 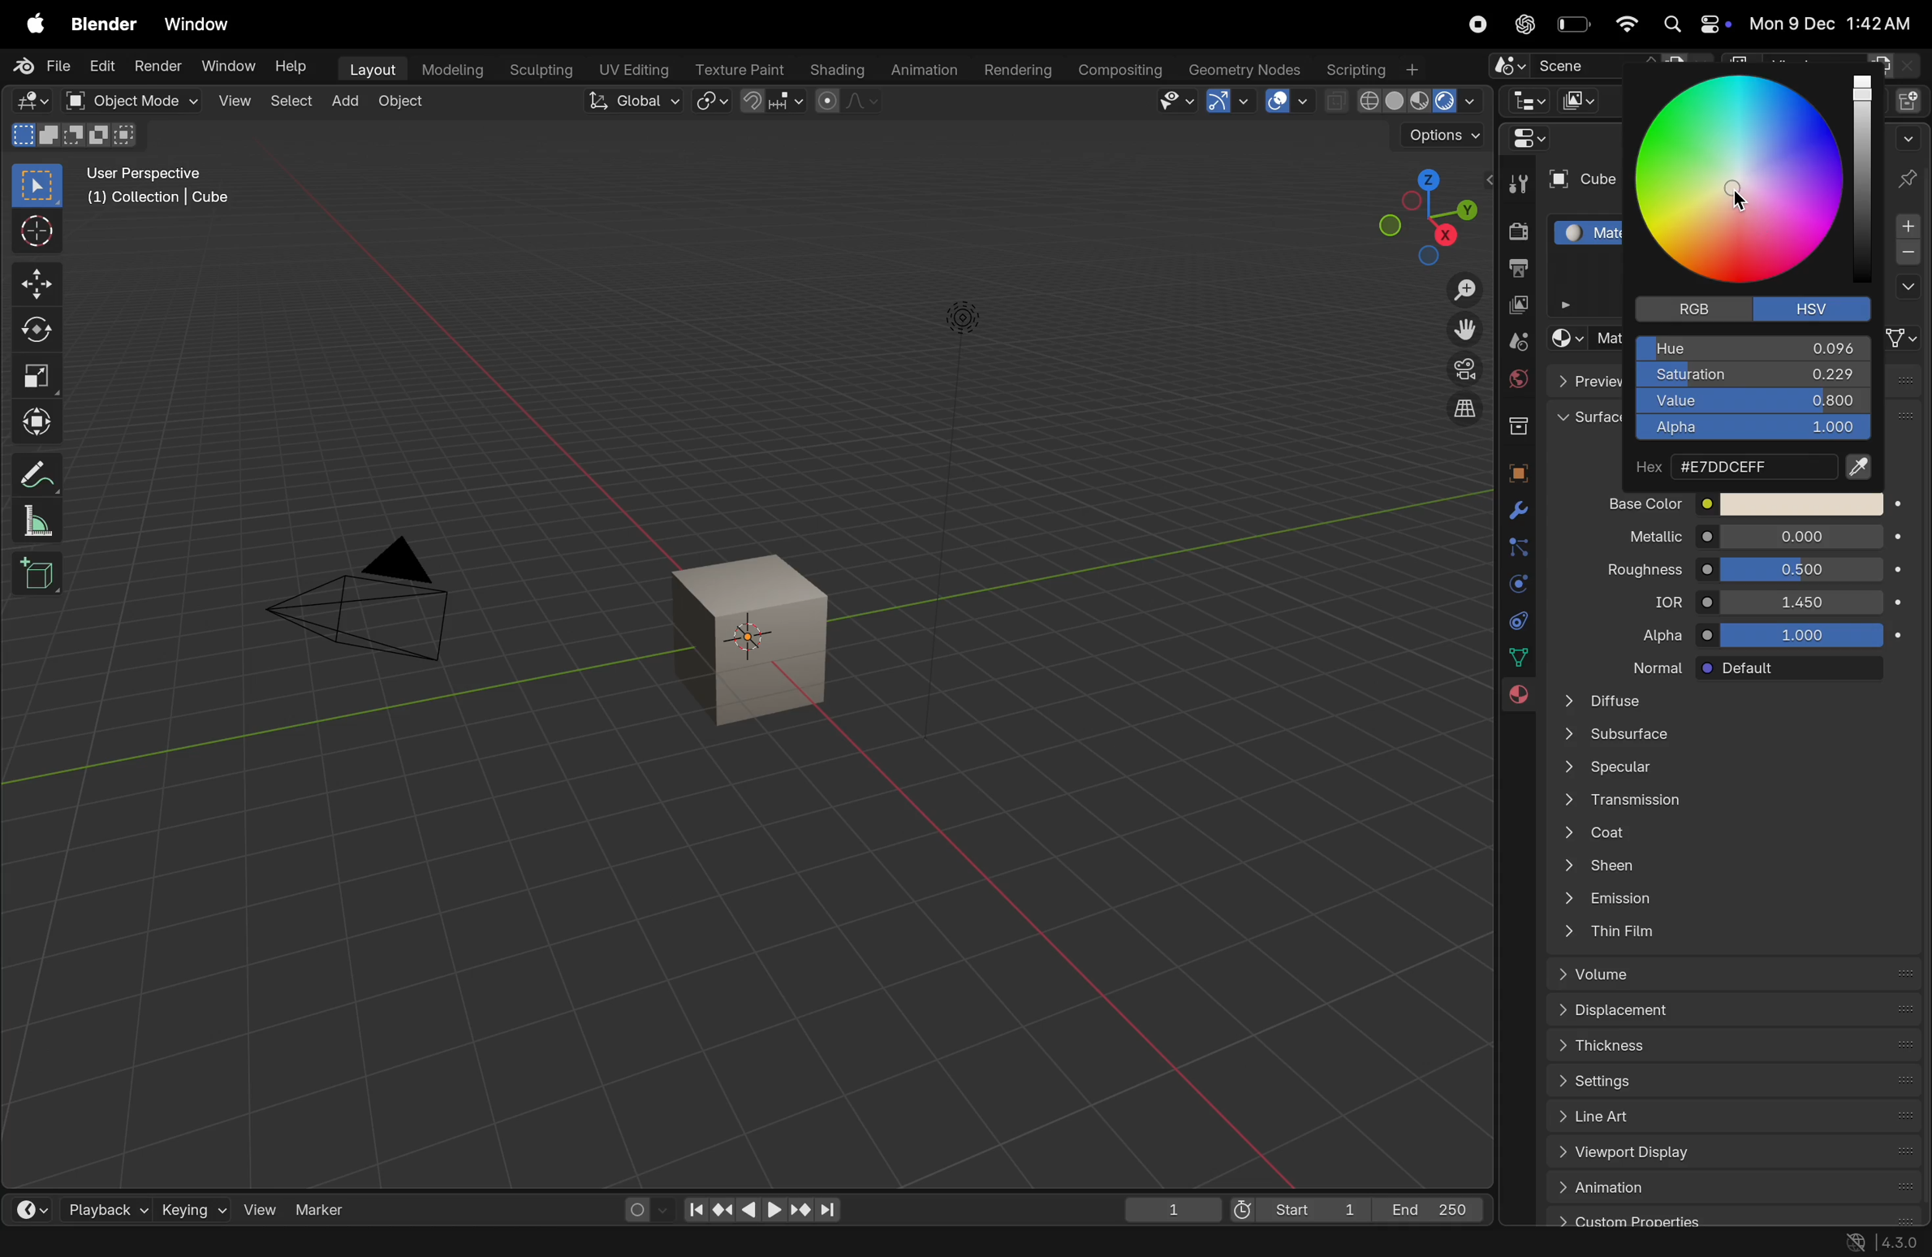 I want to click on show overlays, so click(x=1290, y=102).